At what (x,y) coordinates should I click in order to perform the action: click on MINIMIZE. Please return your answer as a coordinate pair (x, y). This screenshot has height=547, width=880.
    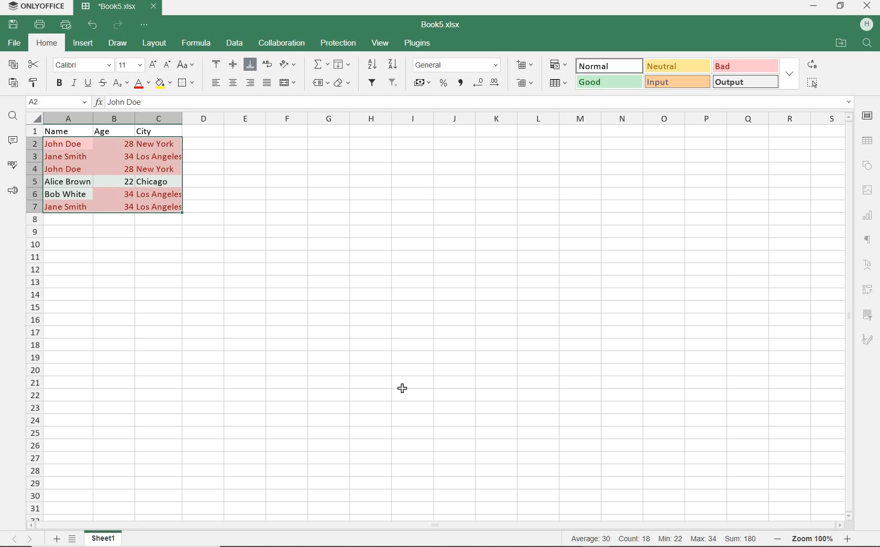
    Looking at the image, I should click on (815, 6).